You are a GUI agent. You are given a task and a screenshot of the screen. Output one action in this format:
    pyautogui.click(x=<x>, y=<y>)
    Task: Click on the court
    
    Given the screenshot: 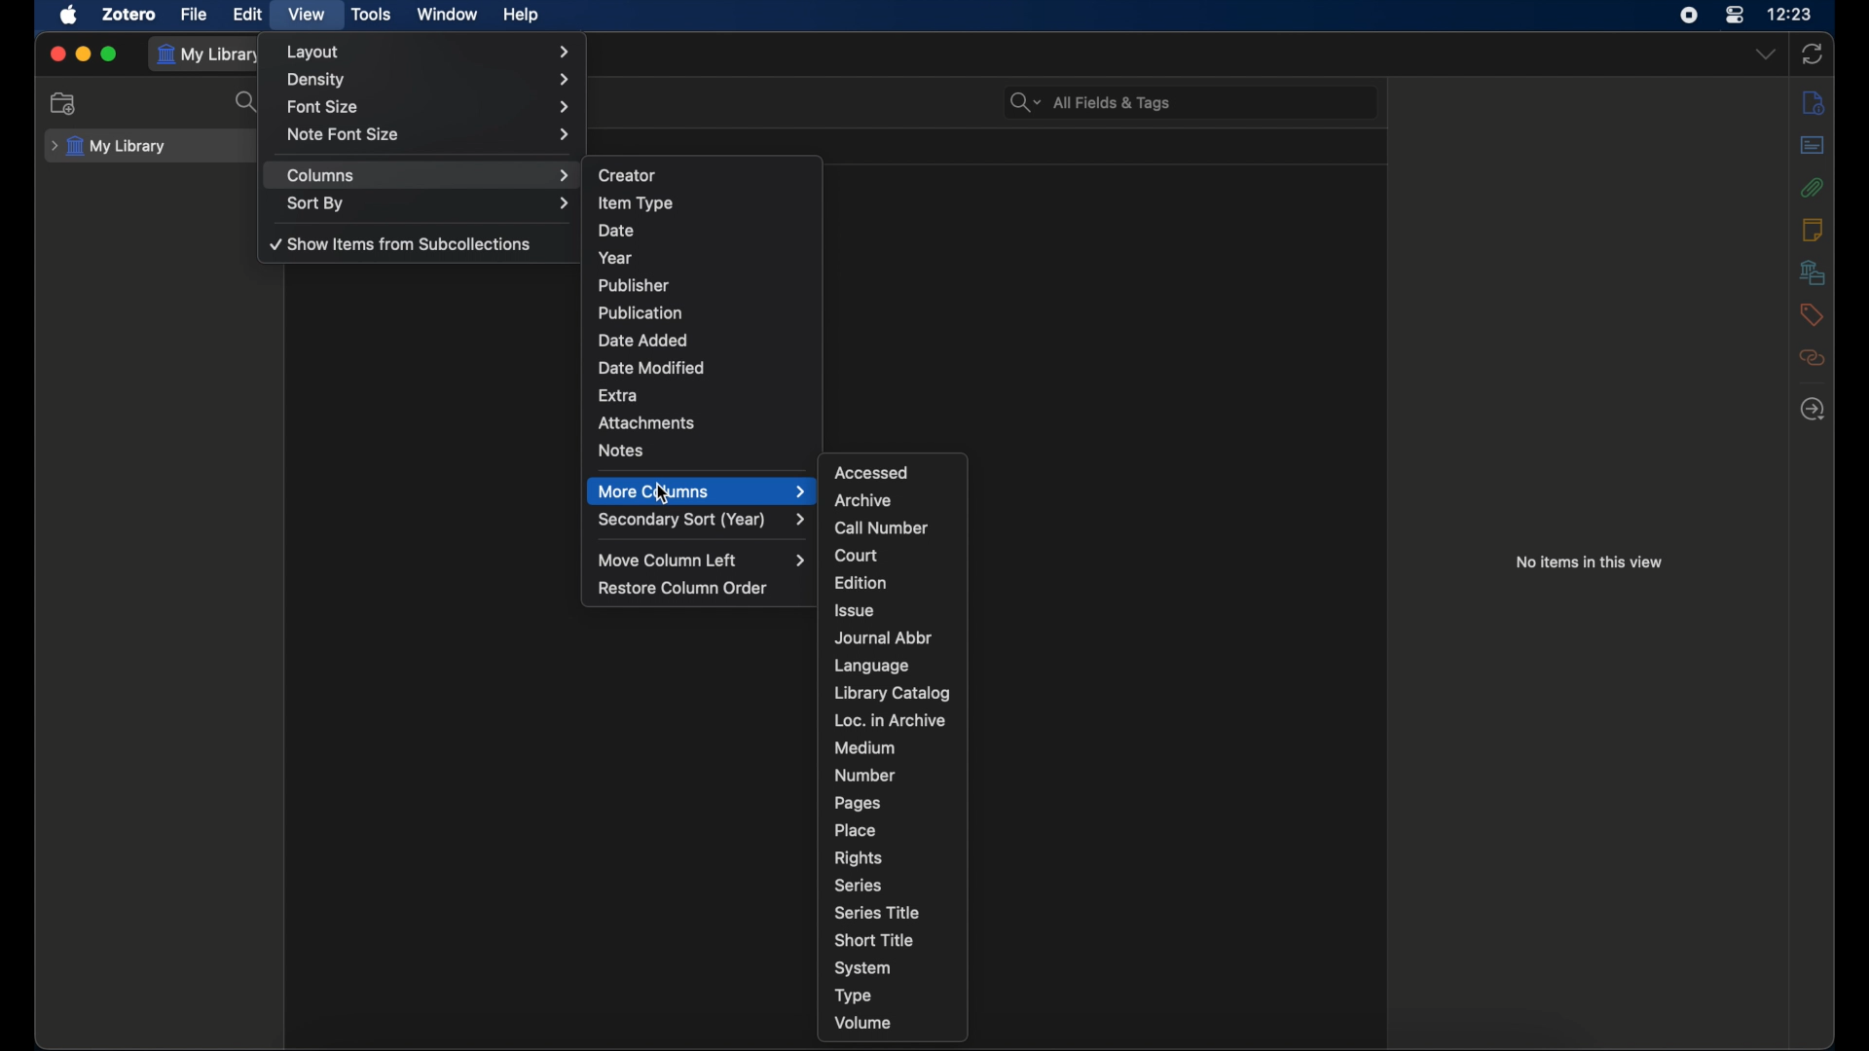 What is the action you would take?
    pyautogui.click(x=857, y=555)
    